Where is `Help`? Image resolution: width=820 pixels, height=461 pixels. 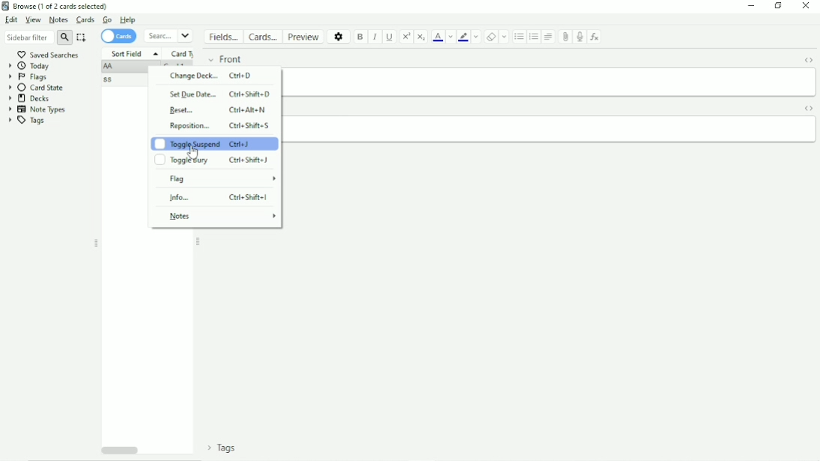
Help is located at coordinates (128, 20).